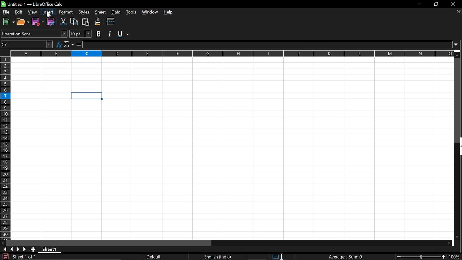  What do you see at coordinates (150, 12) in the screenshot?
I see `Window` at bounding box center [150, 12].